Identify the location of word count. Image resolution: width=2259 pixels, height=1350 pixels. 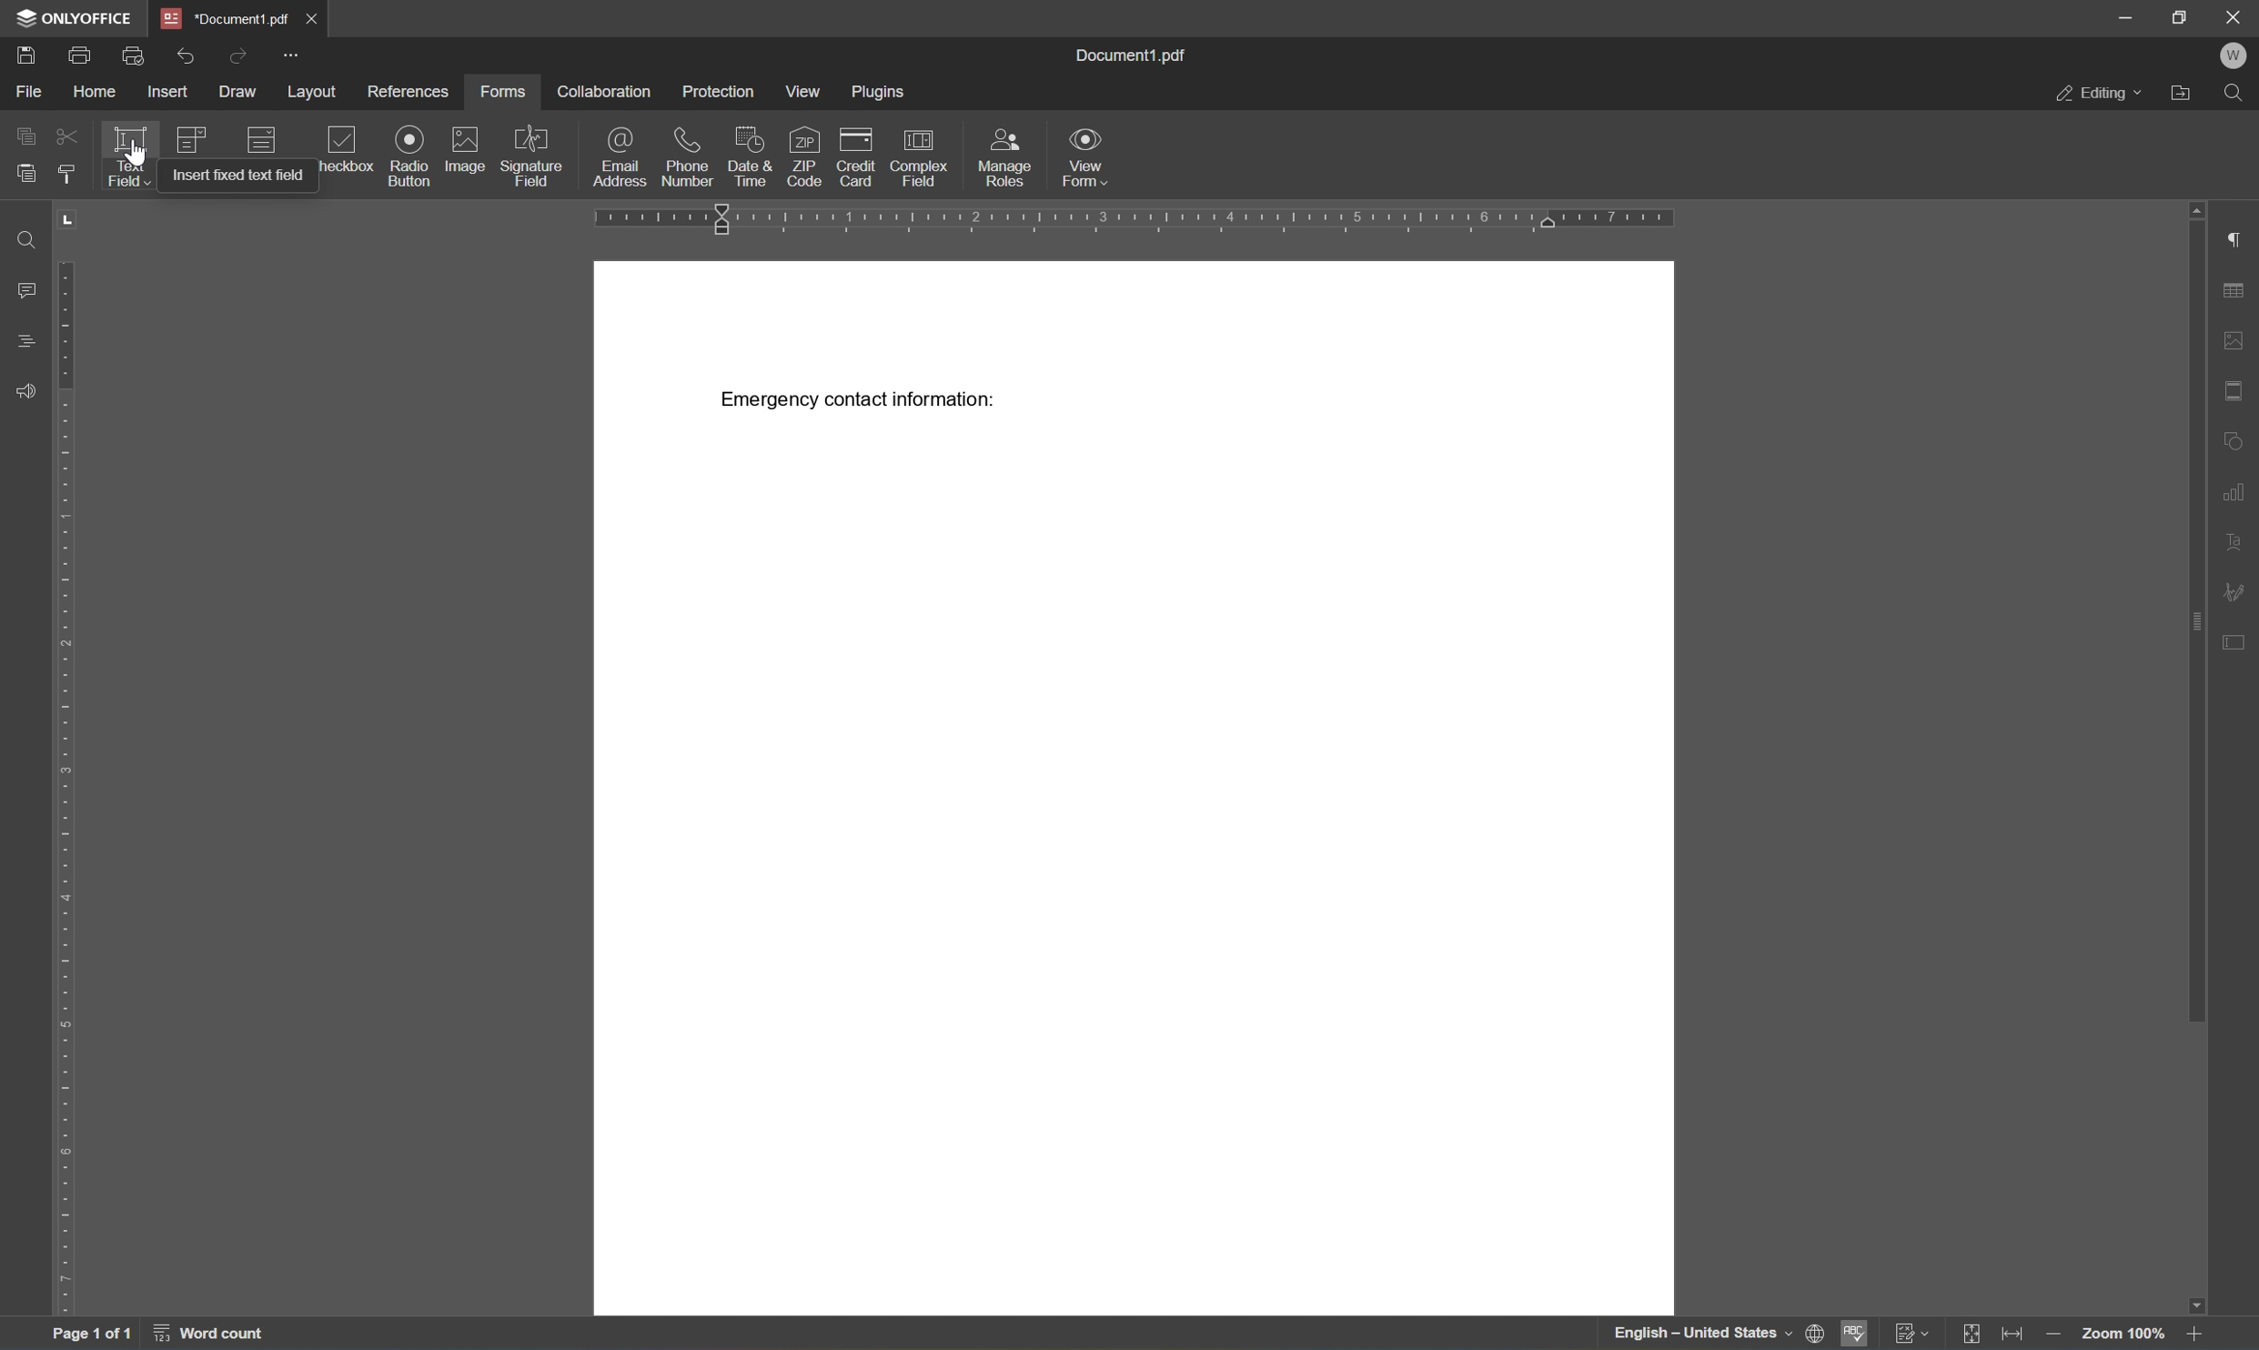
(212, 1335).